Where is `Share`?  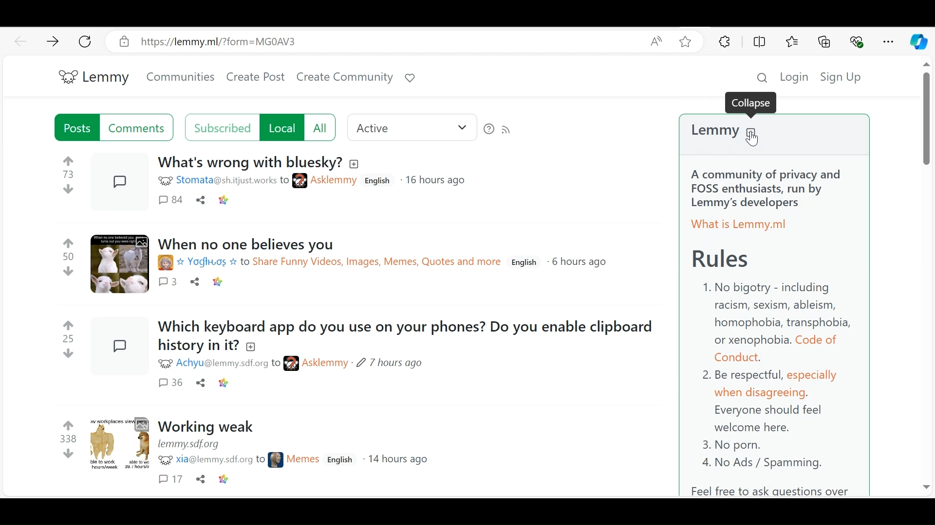
Share is located at coordinates (201, 199).